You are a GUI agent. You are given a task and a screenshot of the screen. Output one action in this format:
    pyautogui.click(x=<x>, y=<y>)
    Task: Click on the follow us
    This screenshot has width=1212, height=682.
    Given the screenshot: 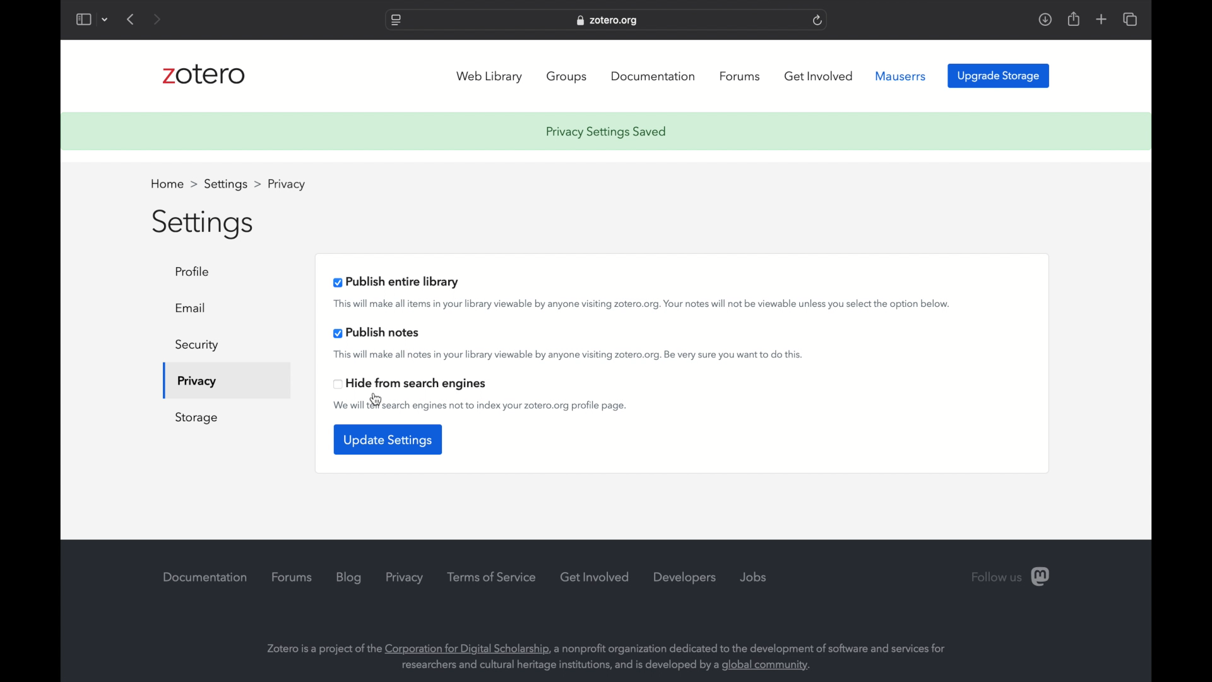 What is the action you would take?
    pyautogui.click(x=1014, y=578)
    